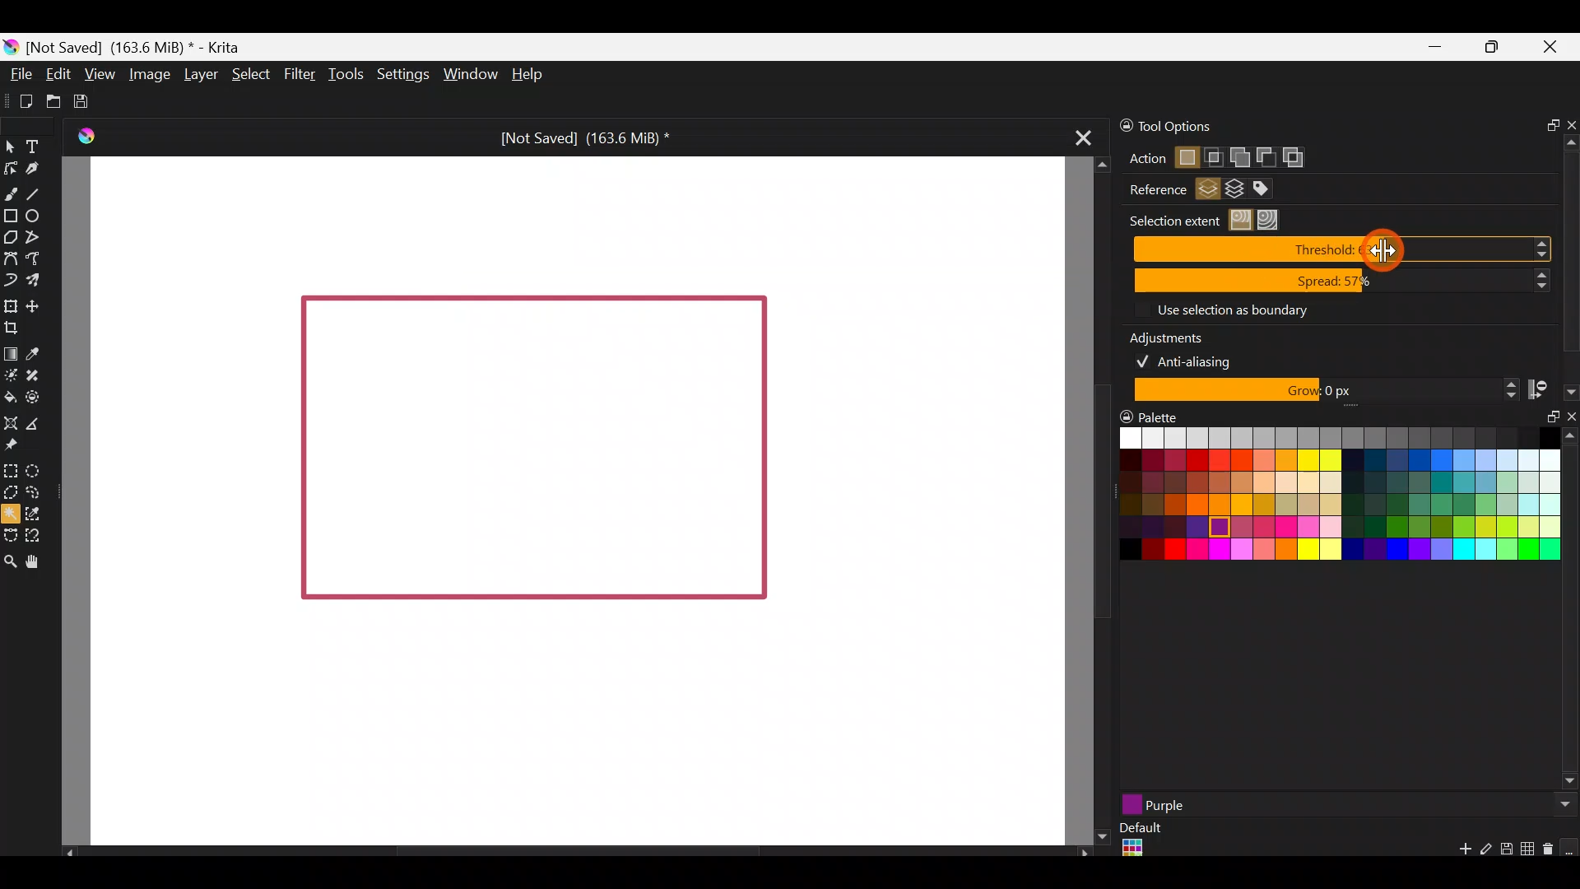 The height and width of the screenshot is (889, 1580). What do you see at coordinates (1270, 189) in the screenshot?
I see `Select regions from the merging of layers with specific colours` at bounding box center [1270, 189].